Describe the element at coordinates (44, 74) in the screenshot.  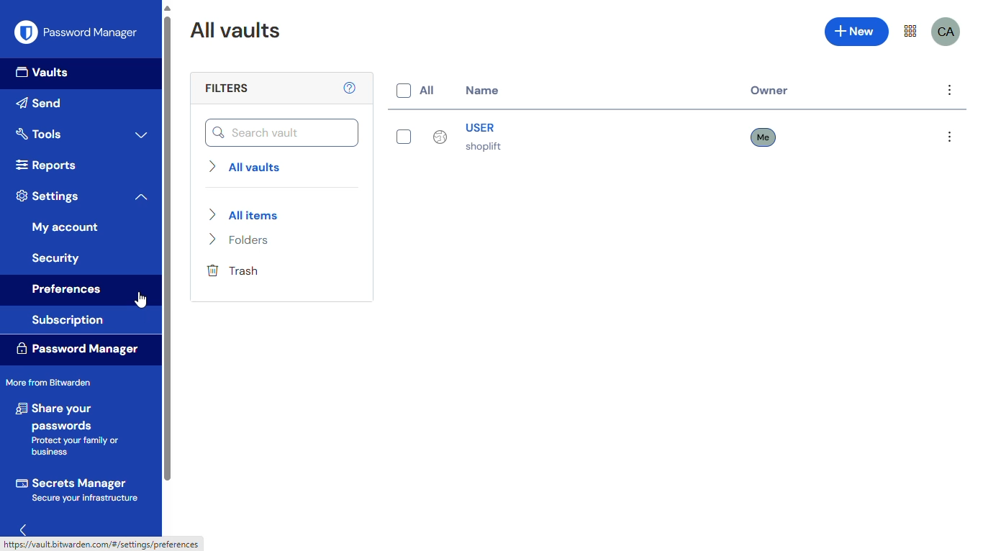
I see `vaults` at that location.